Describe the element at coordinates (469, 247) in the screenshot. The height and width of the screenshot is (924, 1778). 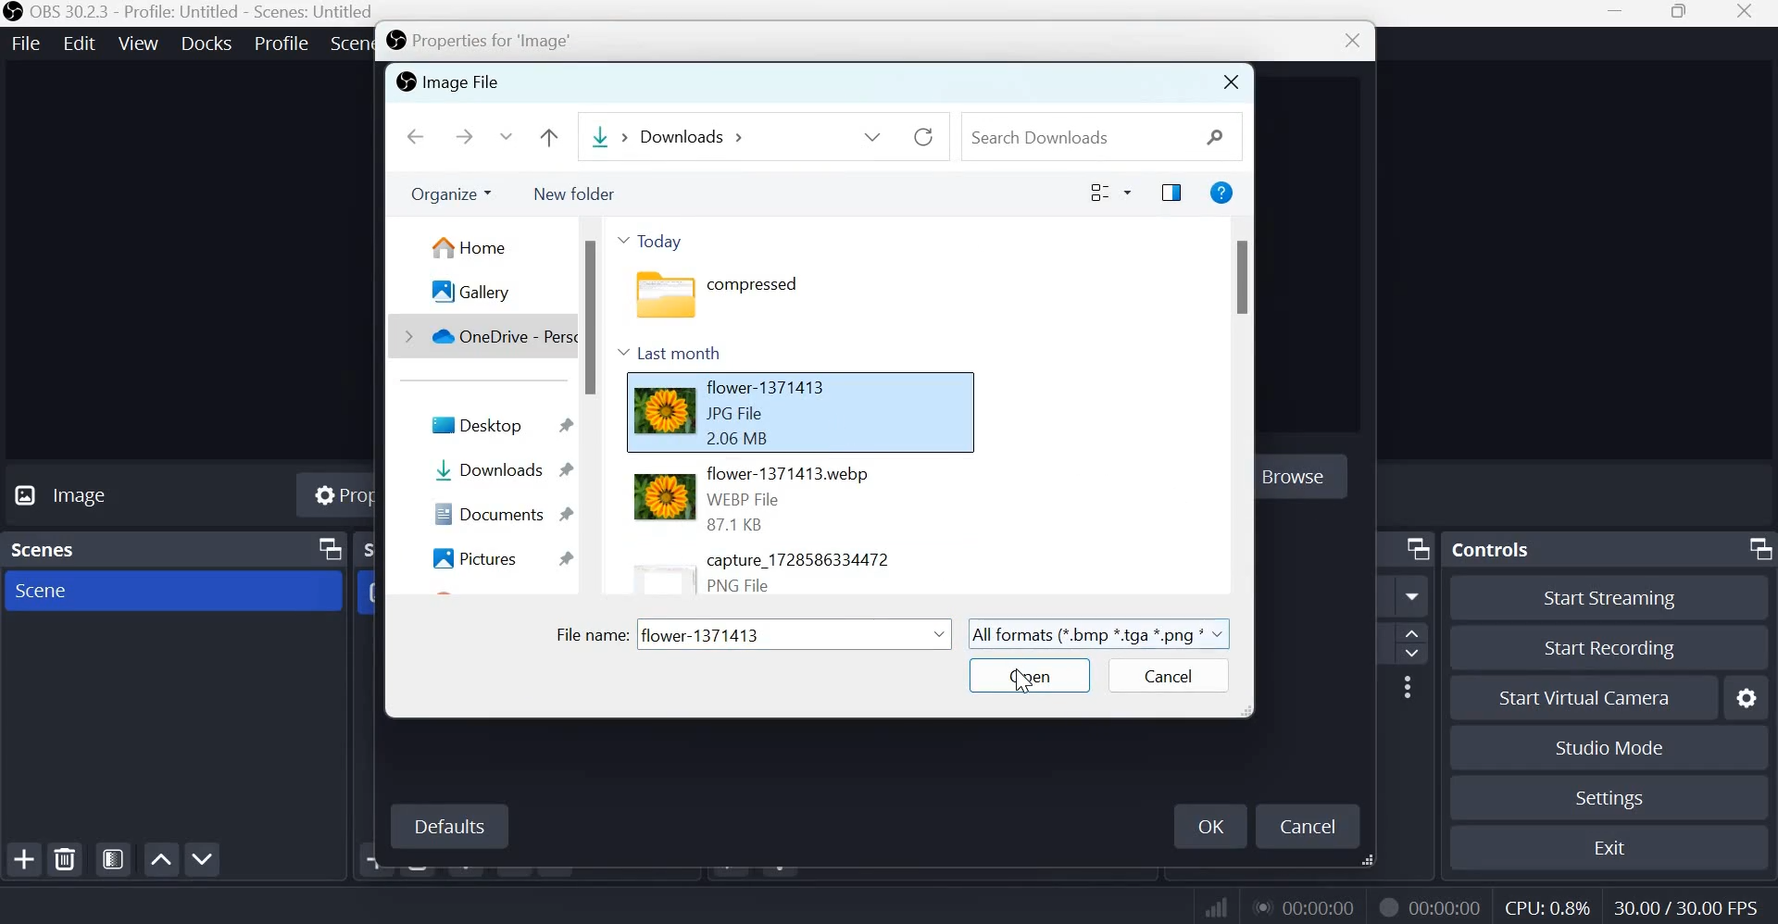
I see `home` at that location.